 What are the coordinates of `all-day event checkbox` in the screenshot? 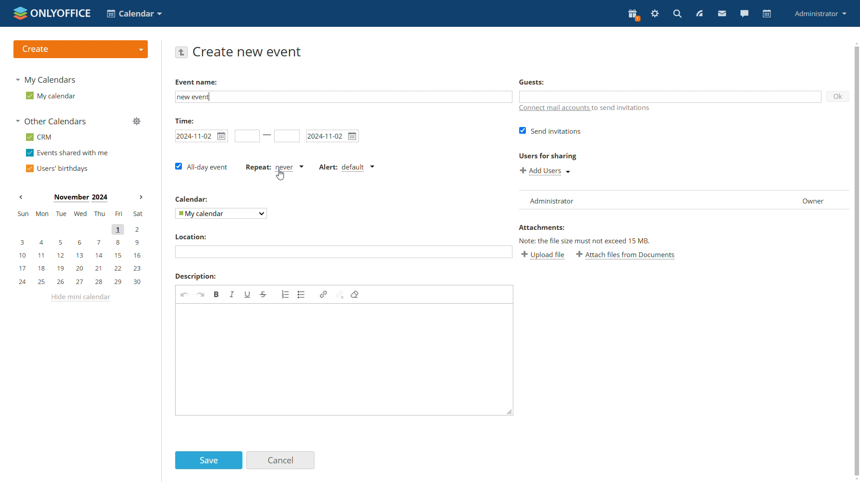 It's located at (202, 167).